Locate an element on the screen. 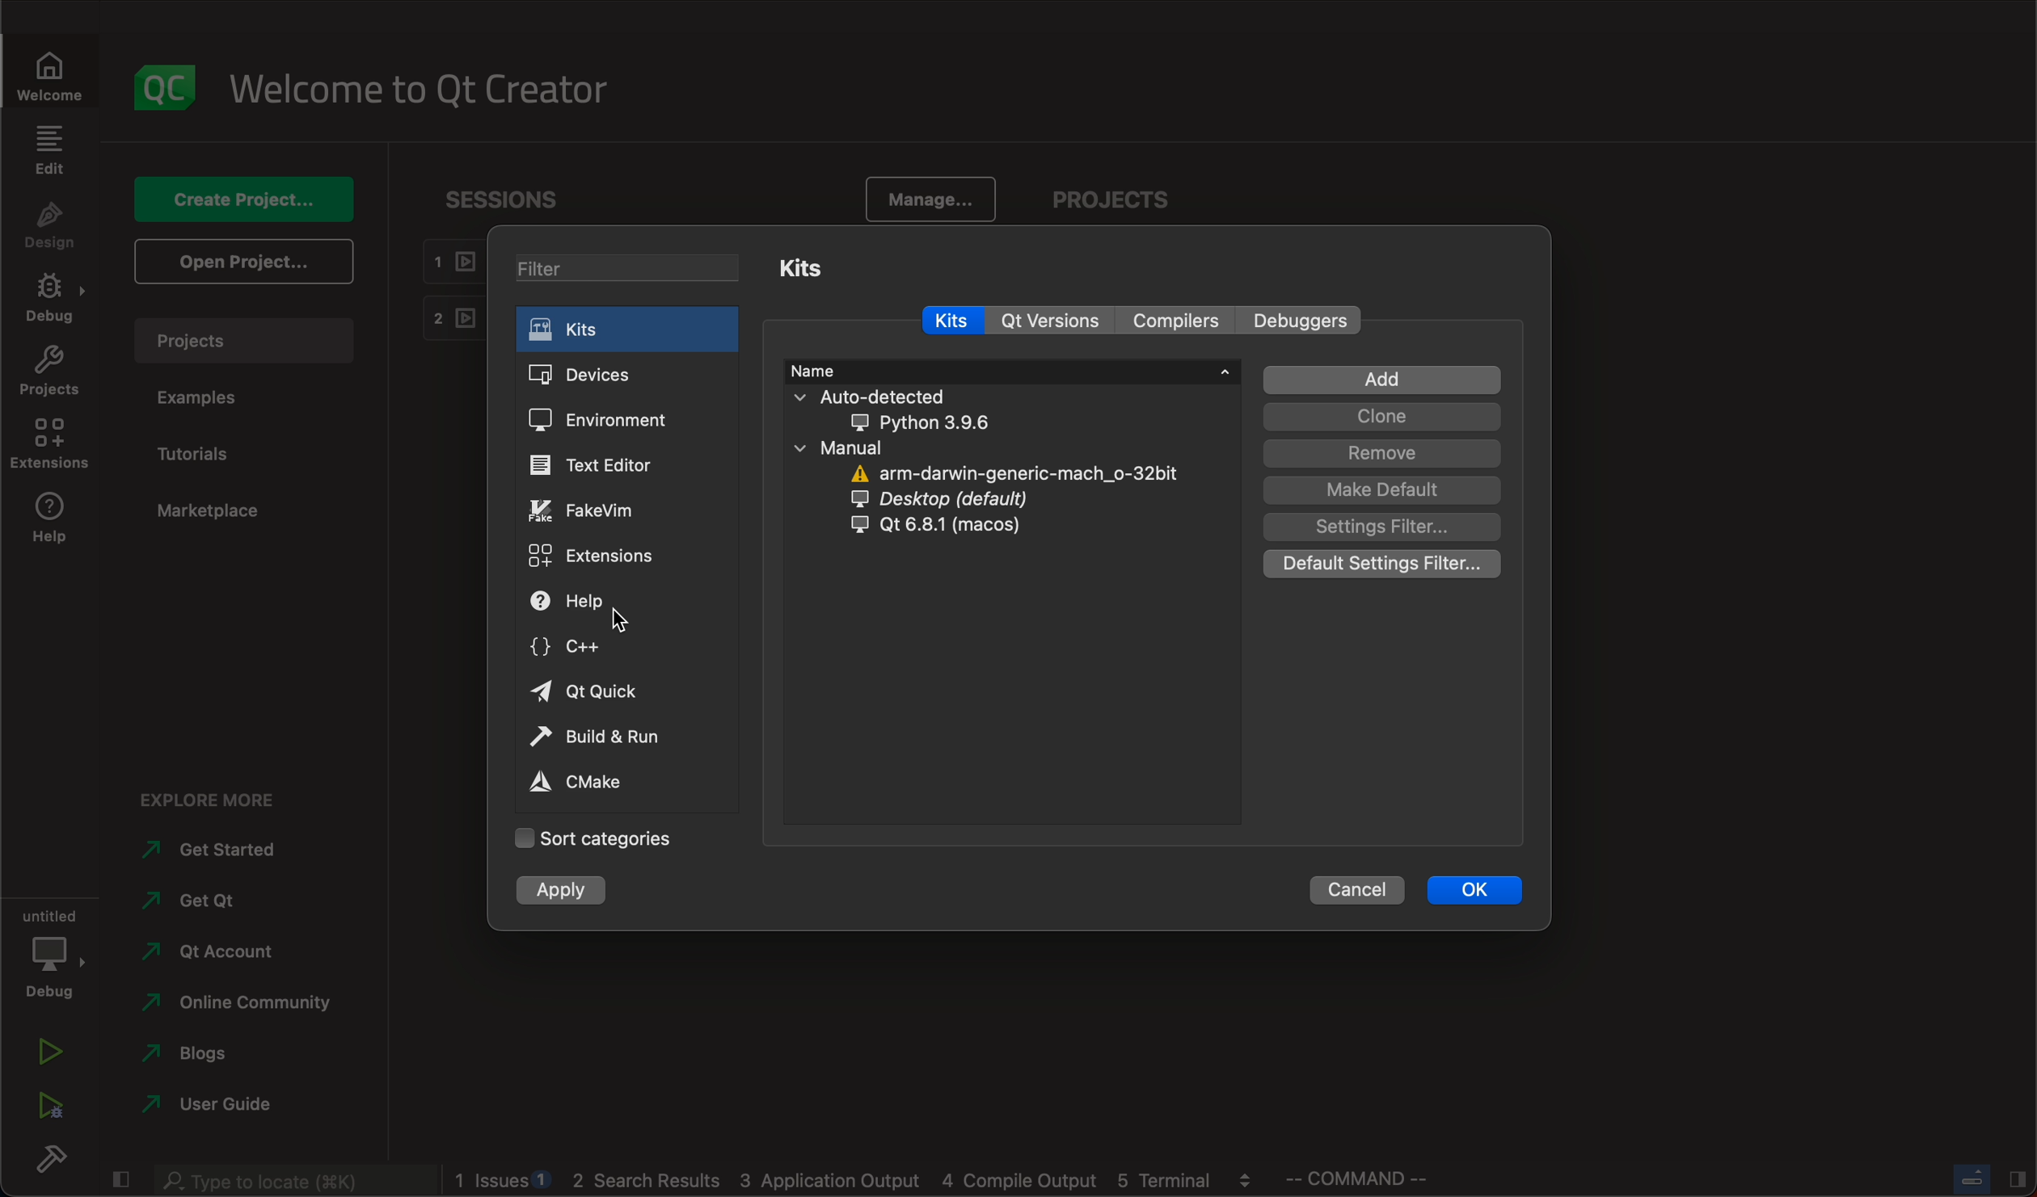 The height and width of the screenshot is (1197, 2037). edit is located at coordinates (54, 154).